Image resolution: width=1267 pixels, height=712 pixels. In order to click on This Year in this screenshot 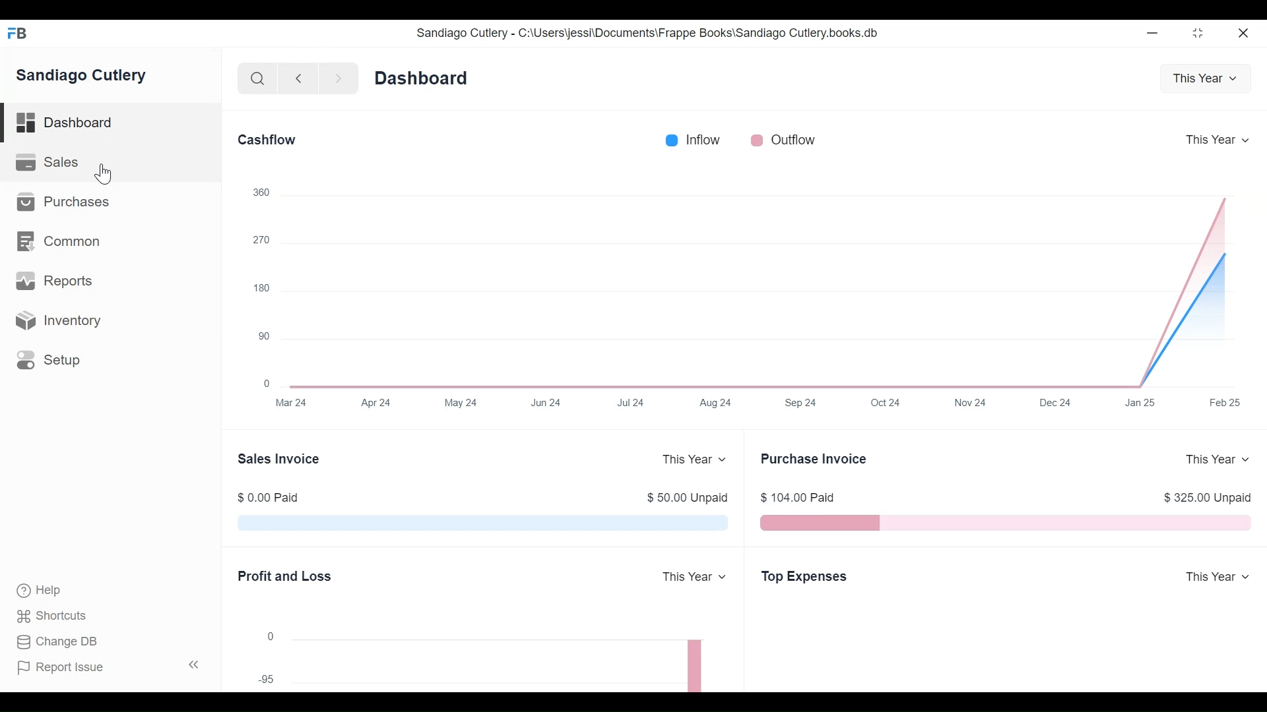, I will do `click(1216, 141)`.